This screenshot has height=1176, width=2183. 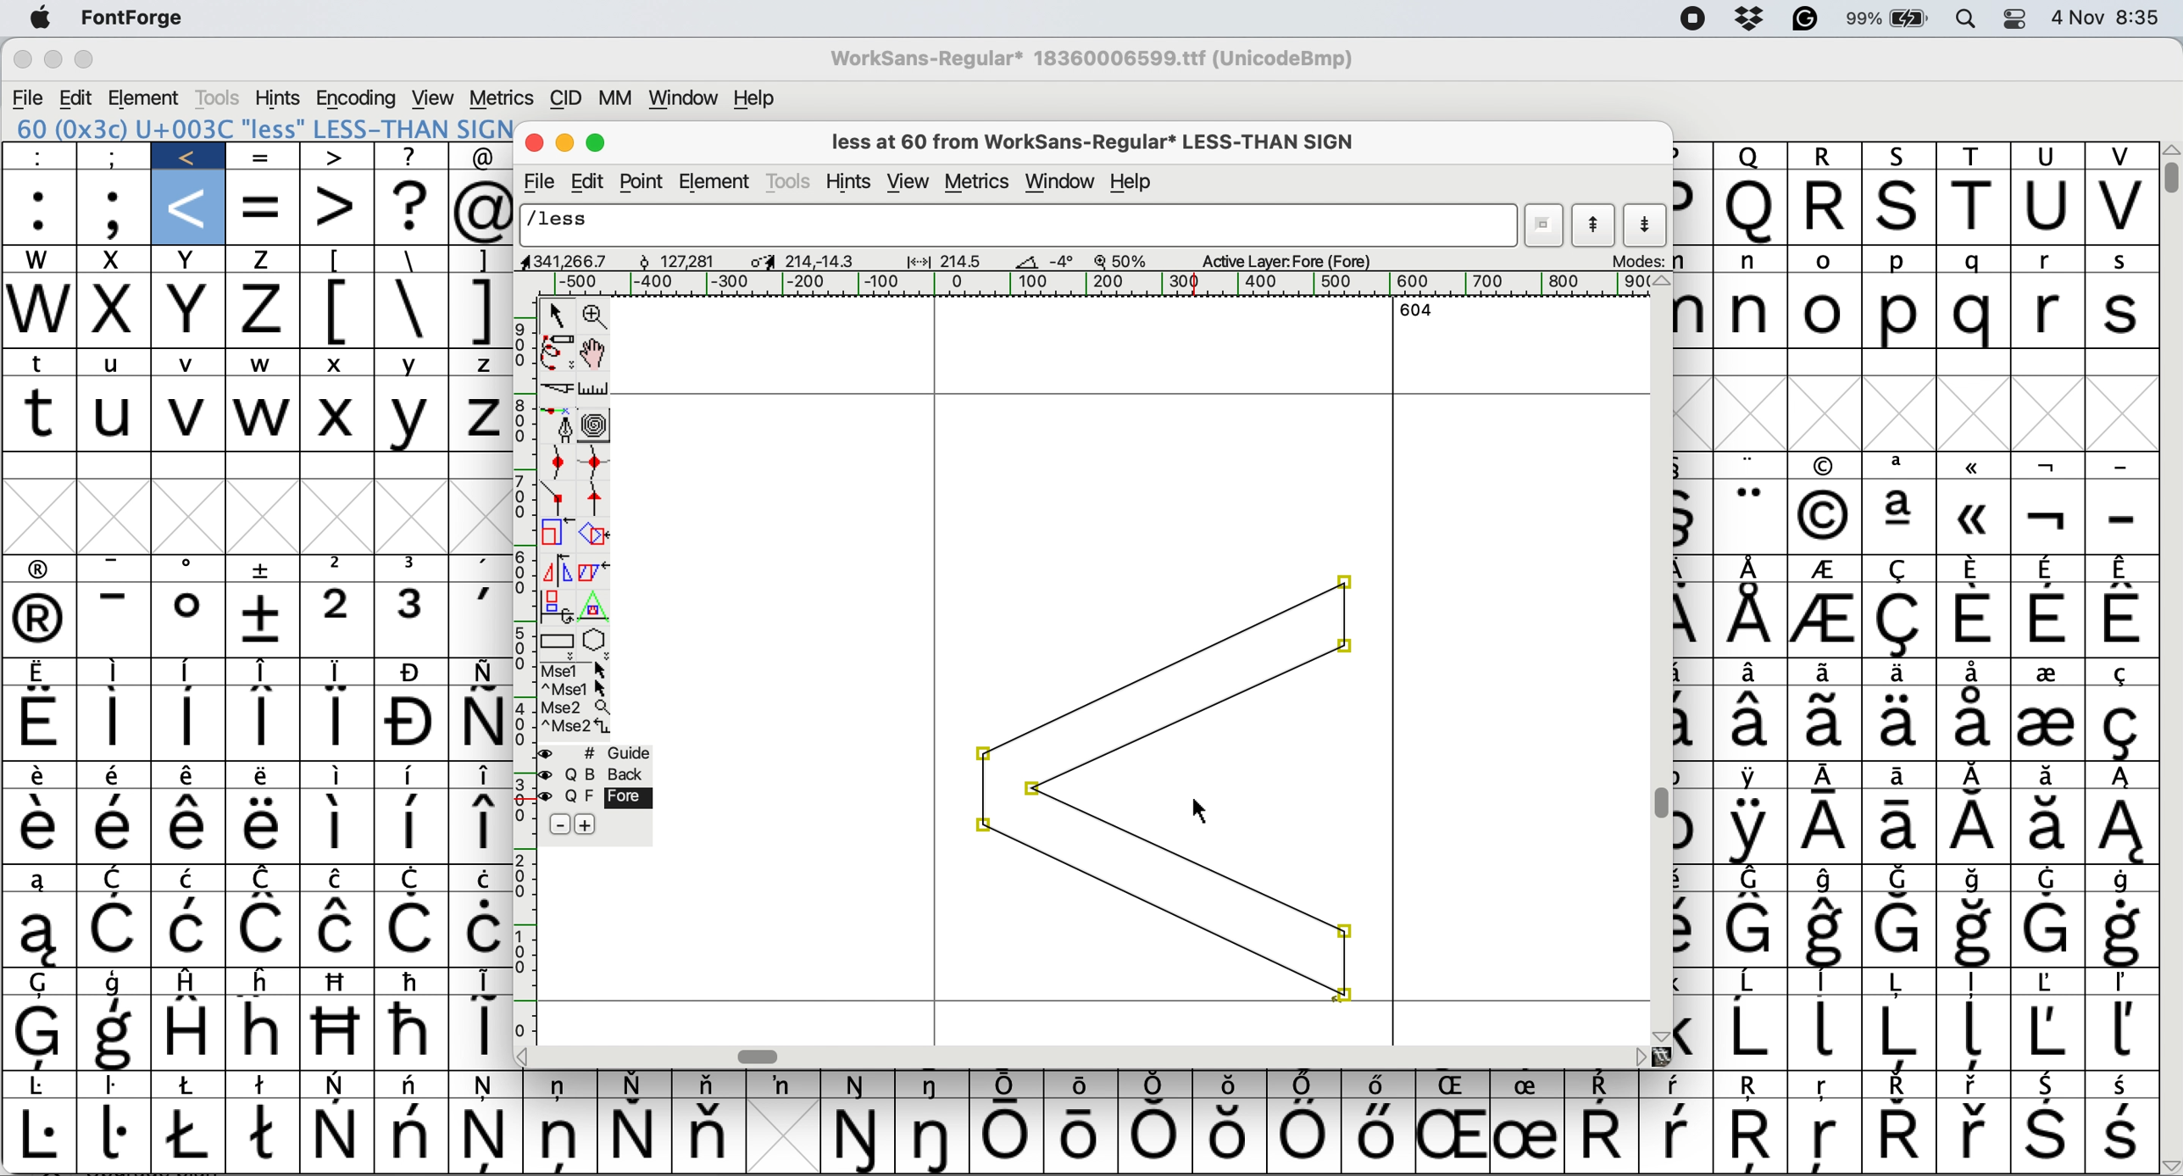 What do you see at coordinates (1694, 1034) in the screenshot?
I see `Symbol` at bounding box center [1694, 1034].